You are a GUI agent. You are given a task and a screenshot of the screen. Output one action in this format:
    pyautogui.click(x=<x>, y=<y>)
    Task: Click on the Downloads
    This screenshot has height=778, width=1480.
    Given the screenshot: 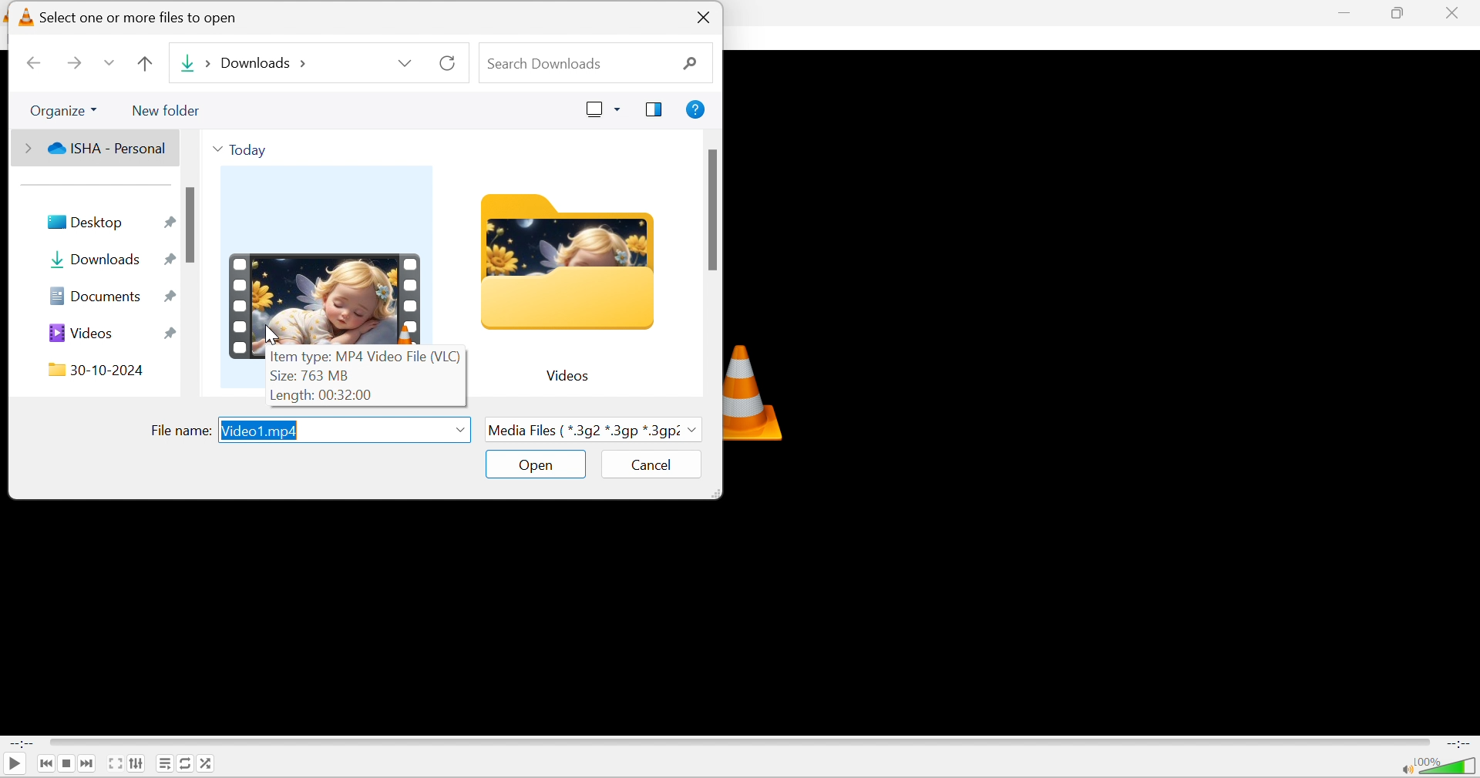 What is the action you would take?
    pyautogui.click(x=94, y=263)
    